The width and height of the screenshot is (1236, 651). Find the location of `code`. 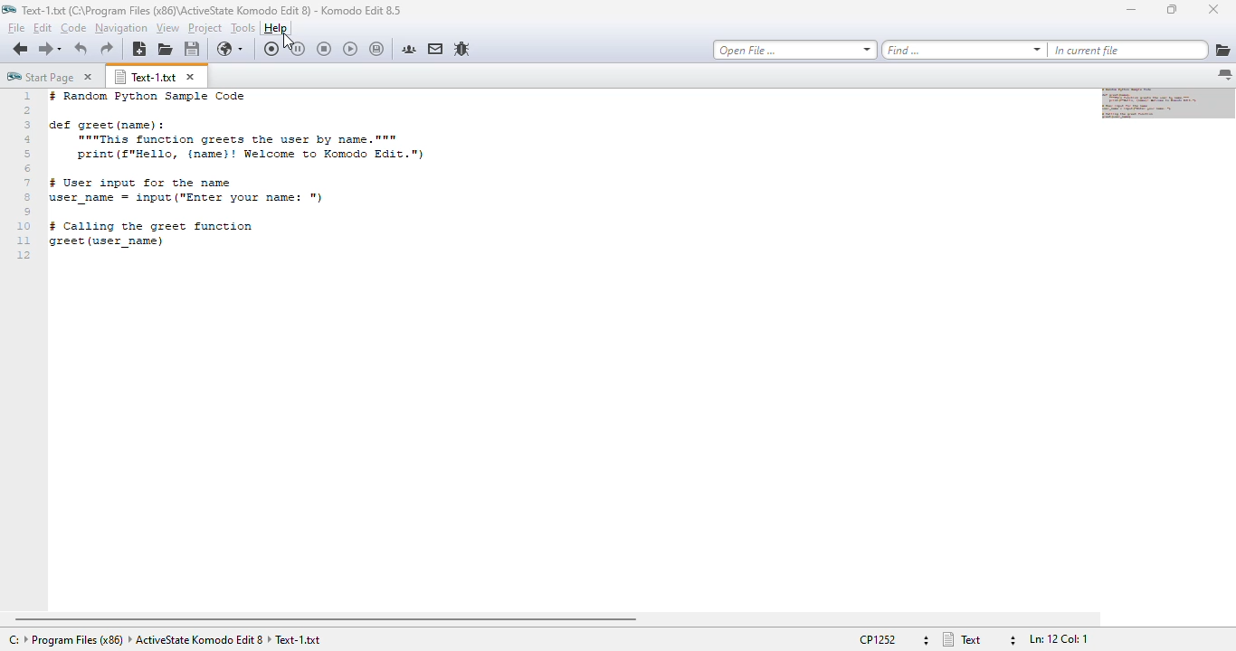

code is located at coordinates (73, 28).